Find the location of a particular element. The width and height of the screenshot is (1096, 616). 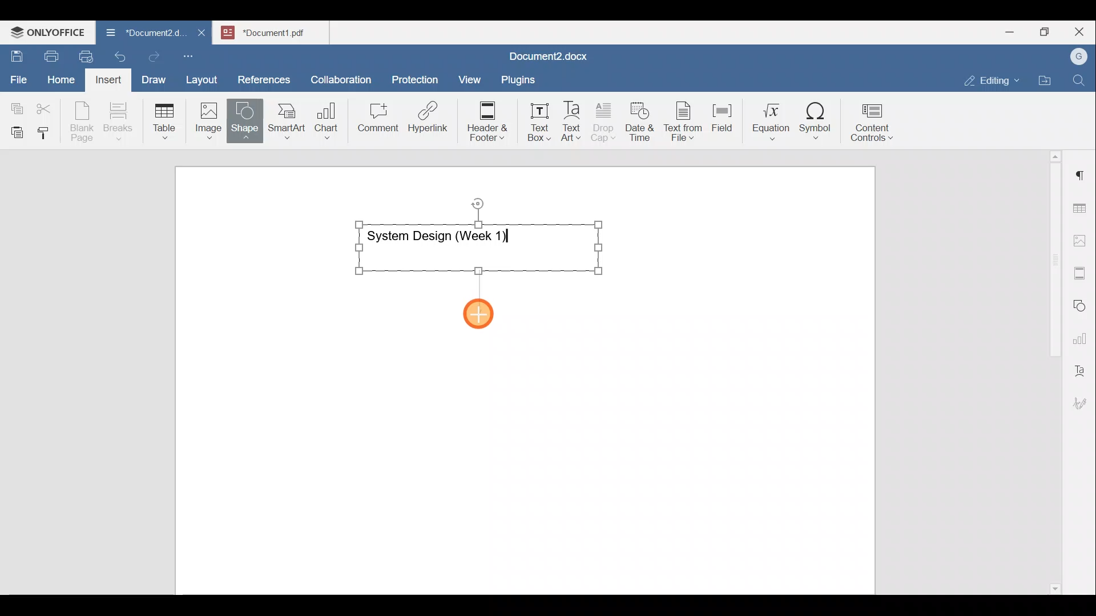

Symbol is located at coordinates (816, 124).